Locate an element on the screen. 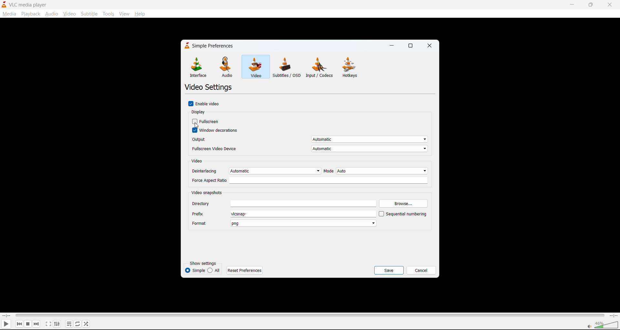  video is located at coordinates (69, 14).